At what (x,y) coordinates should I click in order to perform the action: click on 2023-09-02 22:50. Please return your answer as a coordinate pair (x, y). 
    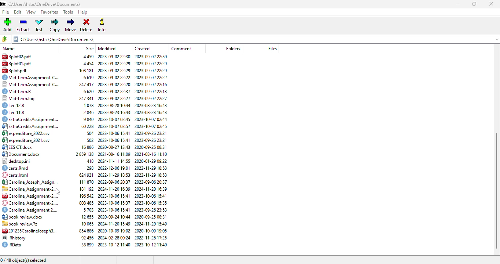
    Looking at the image, I should click on (114, 56).